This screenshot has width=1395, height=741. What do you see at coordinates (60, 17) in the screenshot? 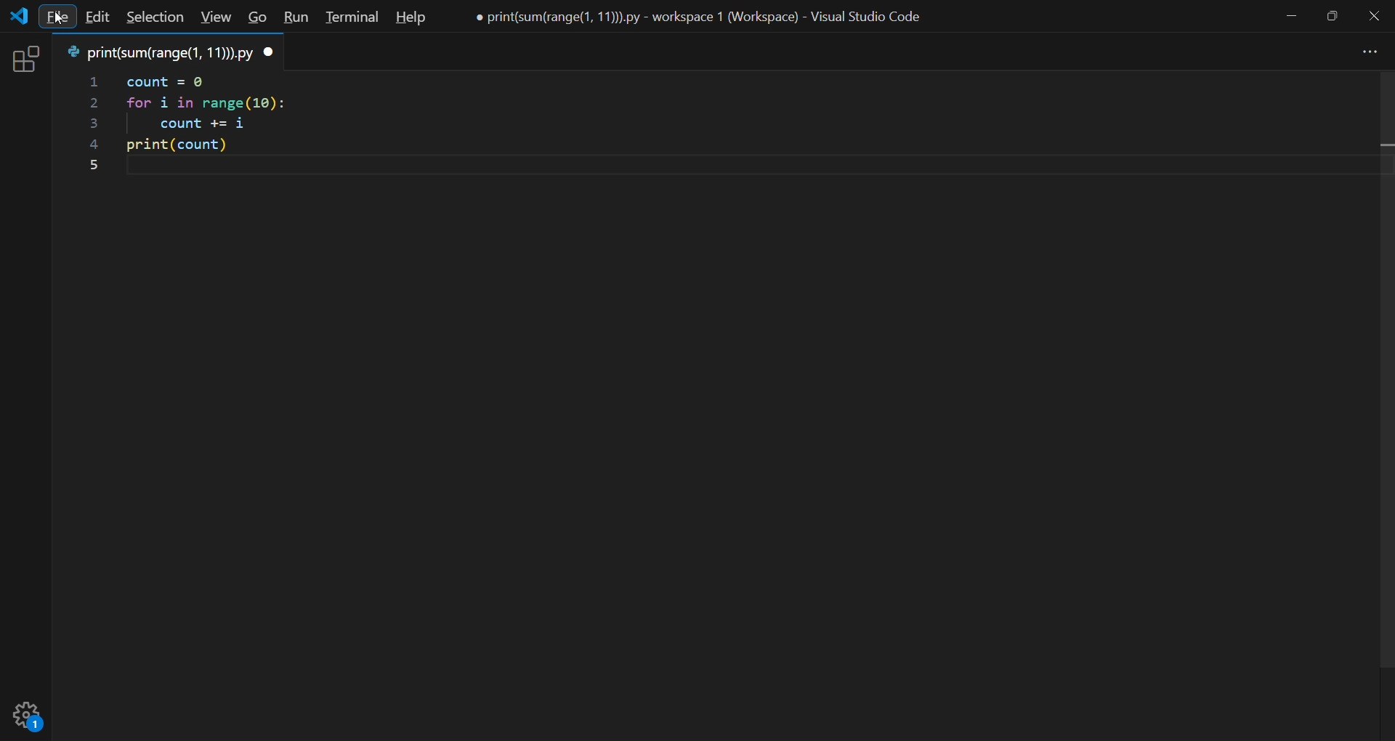
I see `cursor` at bounding box center [60, 17].